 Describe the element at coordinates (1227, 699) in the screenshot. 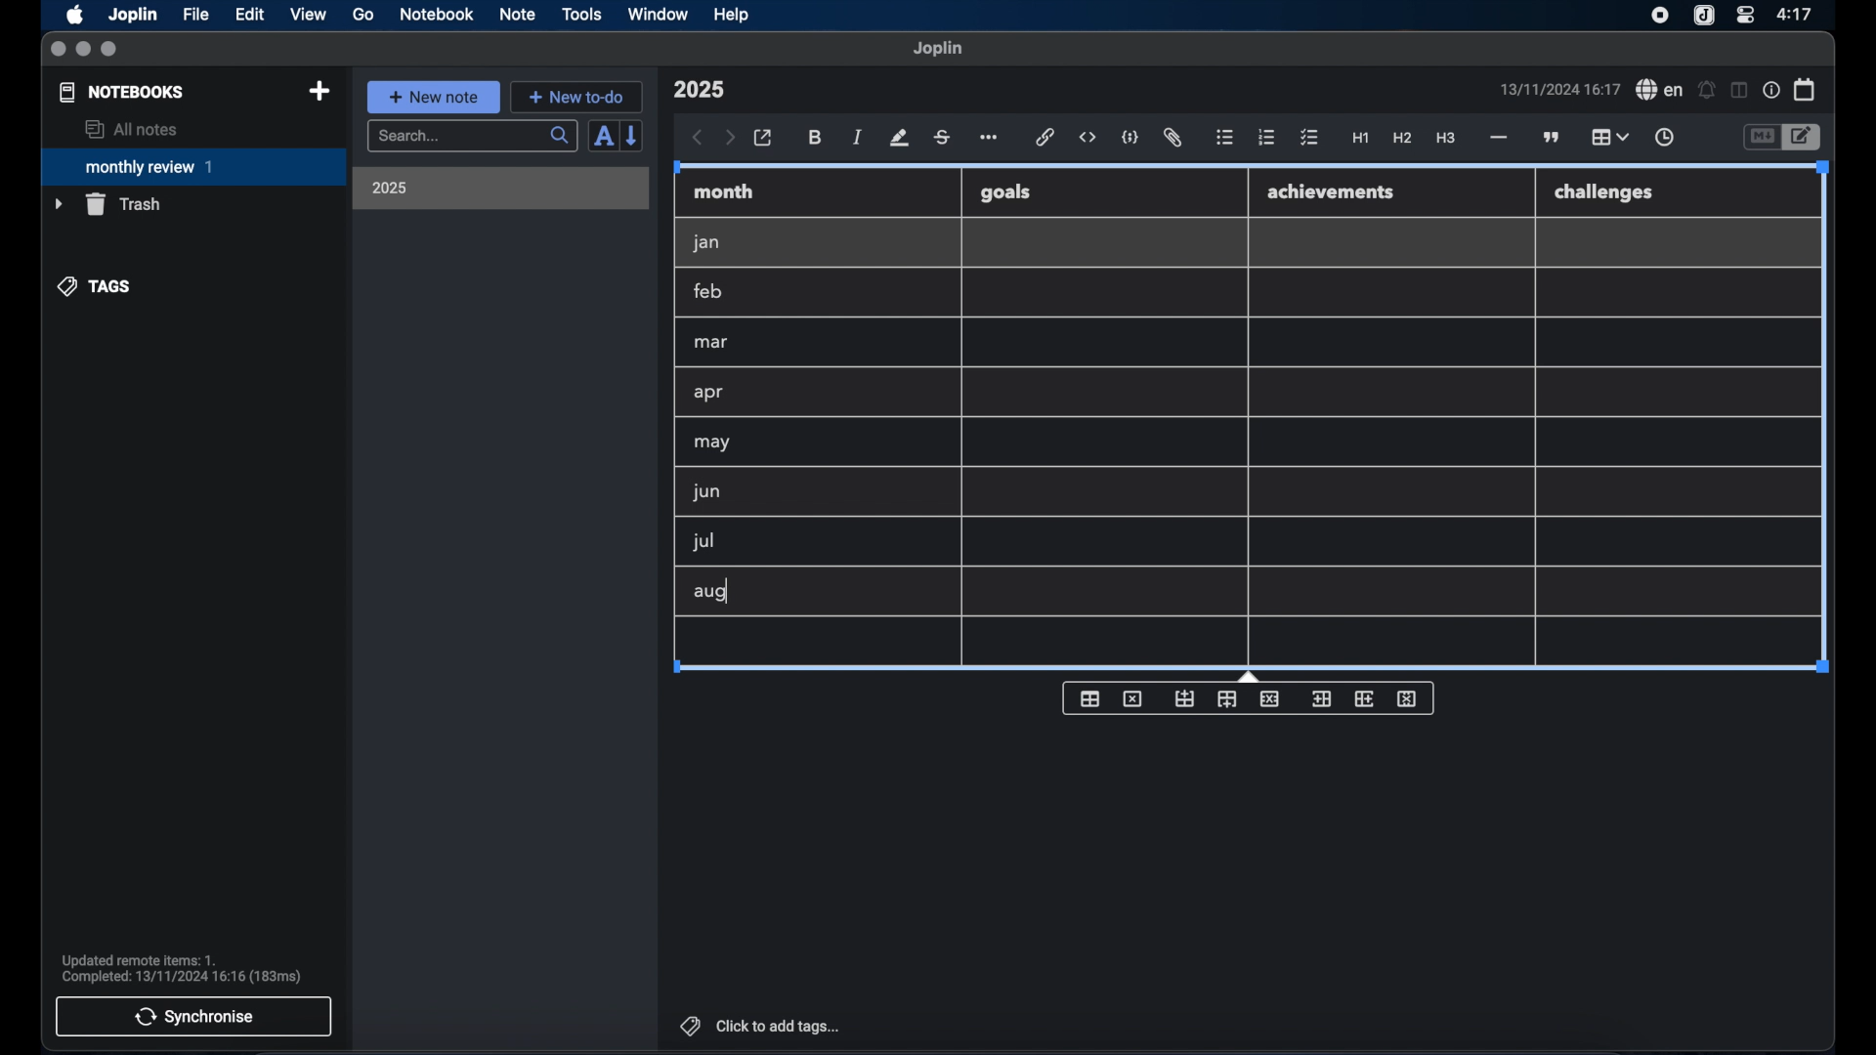

I see `insert row after` at that location.